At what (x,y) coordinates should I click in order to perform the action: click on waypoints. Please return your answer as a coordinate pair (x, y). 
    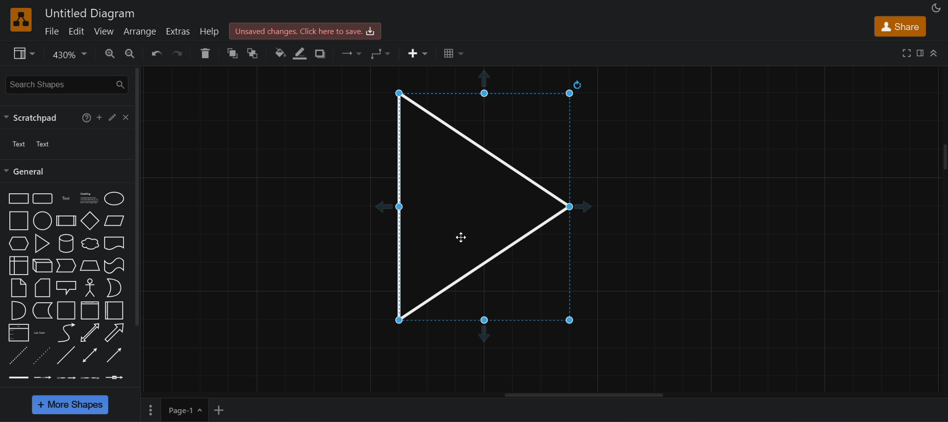
    Looking at the image, I should click on (380, 52).